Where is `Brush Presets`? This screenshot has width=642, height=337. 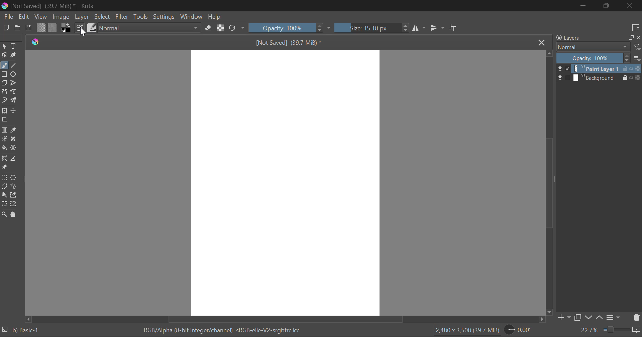
Brush Presets is located at coordinates (92, 28).